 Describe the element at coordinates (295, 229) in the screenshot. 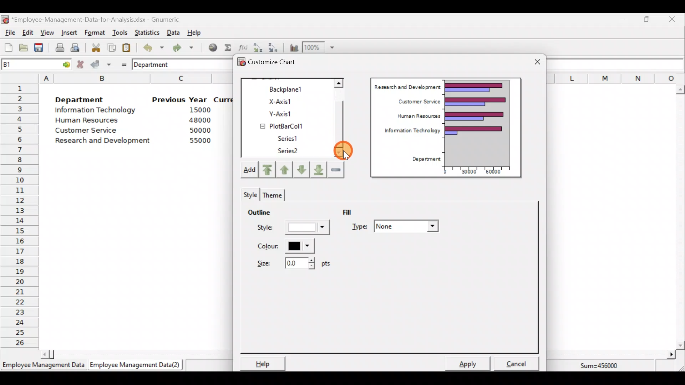

I see `Style` at that location.